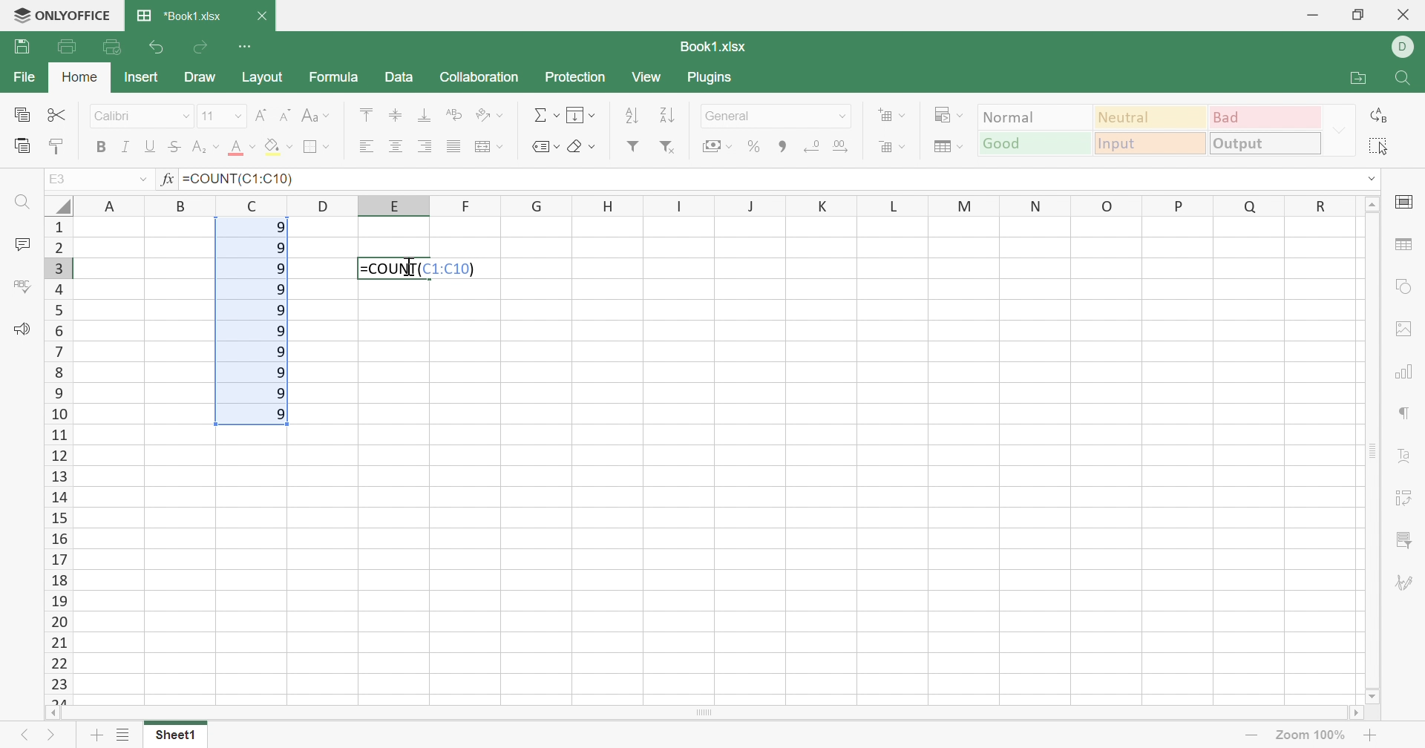 The image size is (1425, 748). Describe the element at coordinates (845, 146) in the screenshot. I see `Increase decimals` at that location.